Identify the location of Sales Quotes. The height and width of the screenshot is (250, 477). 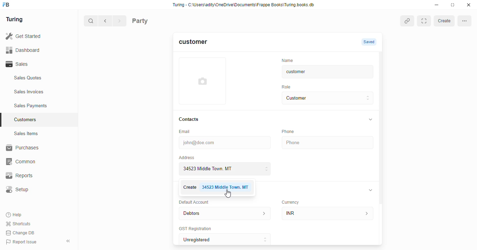
(37, 79).